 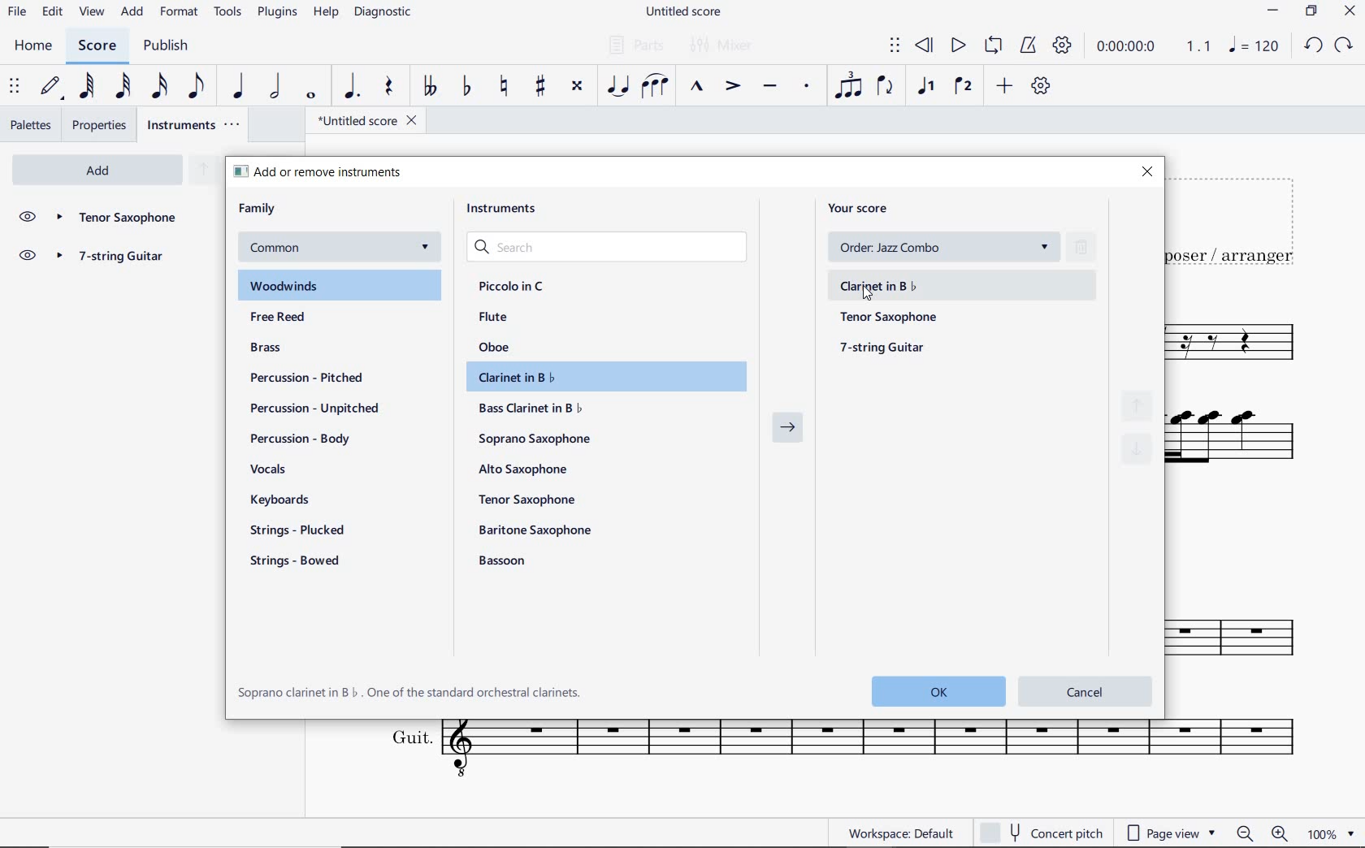 I want to click on up, so click(x=202, y=171).